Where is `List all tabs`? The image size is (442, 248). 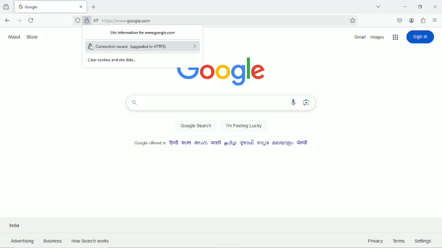 List all tabs is located at coordinates (378, 5).